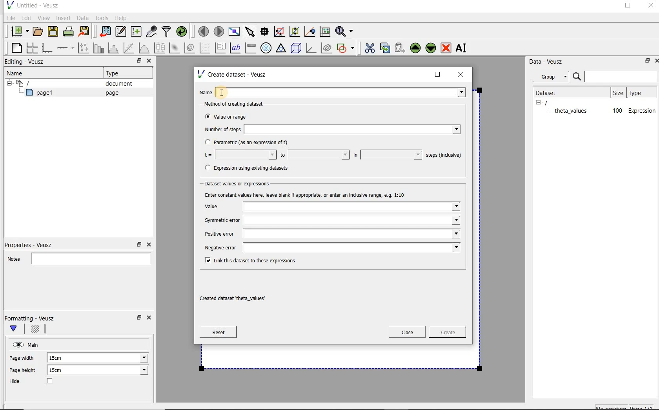 This screenshot has height=410, width=659. I want to click on add a shape to the plot, so click(346, 47).